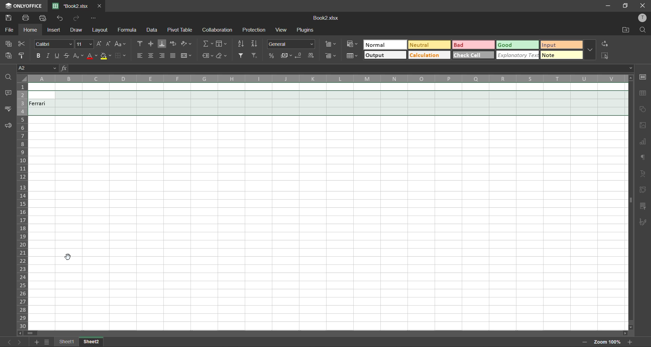 The height and width of the screenshot is (347, 651). I want to click on feedback, so click(9, 126).